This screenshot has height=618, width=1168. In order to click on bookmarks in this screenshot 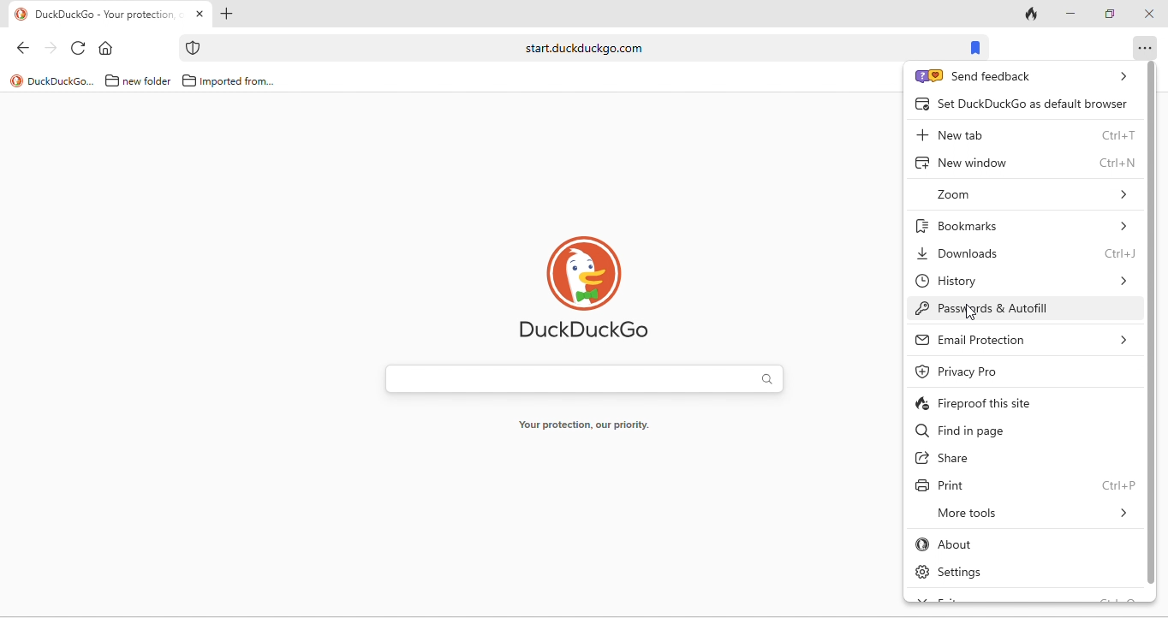, I will do `click(977, 50)`.